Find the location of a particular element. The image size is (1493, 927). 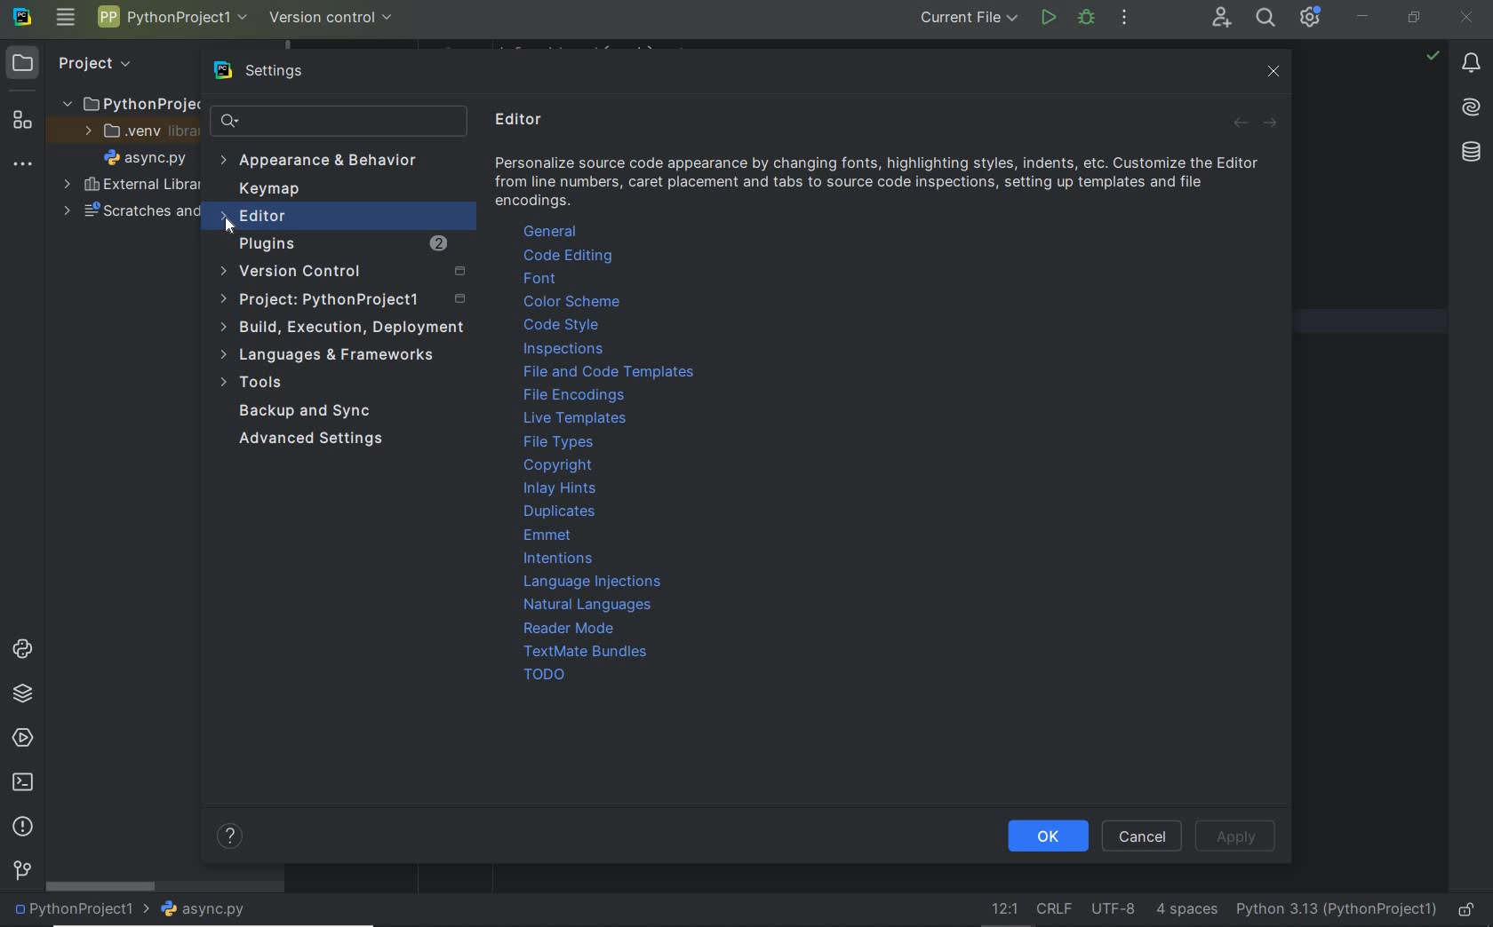

.venv is located at coordinates (135, 134).